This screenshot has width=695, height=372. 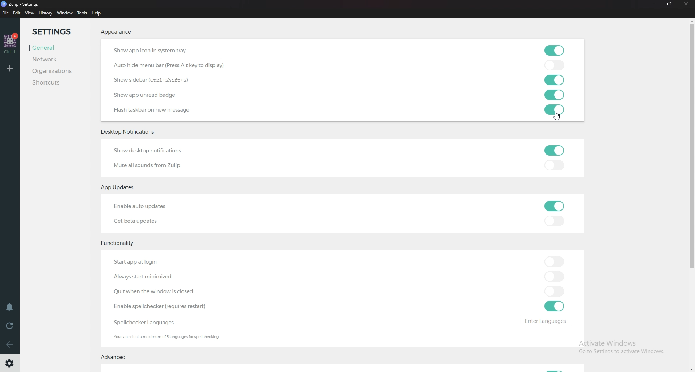 I want to click on Desktop notifications, so click(x=130, y=132).